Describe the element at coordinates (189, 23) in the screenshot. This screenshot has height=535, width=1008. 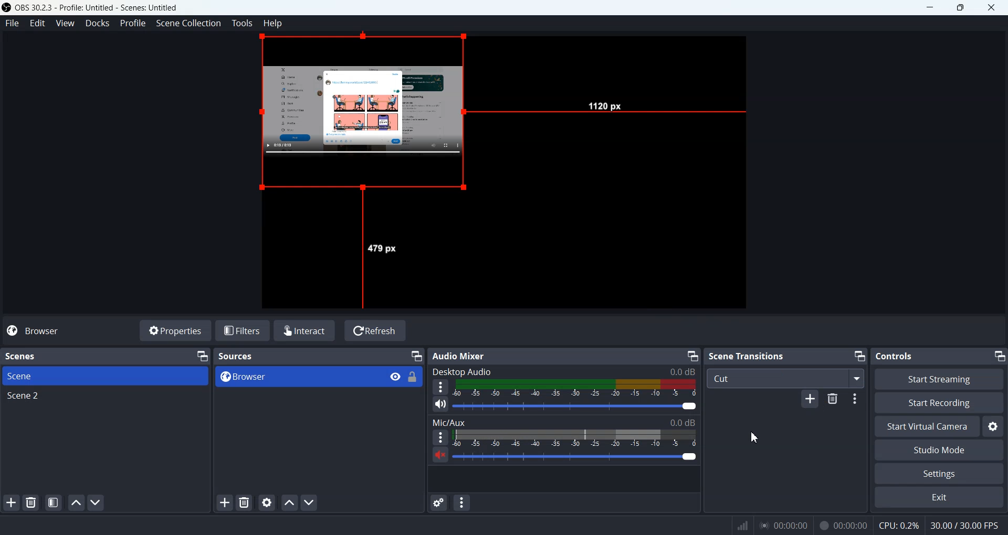
I see `Scene Collection` at that location.